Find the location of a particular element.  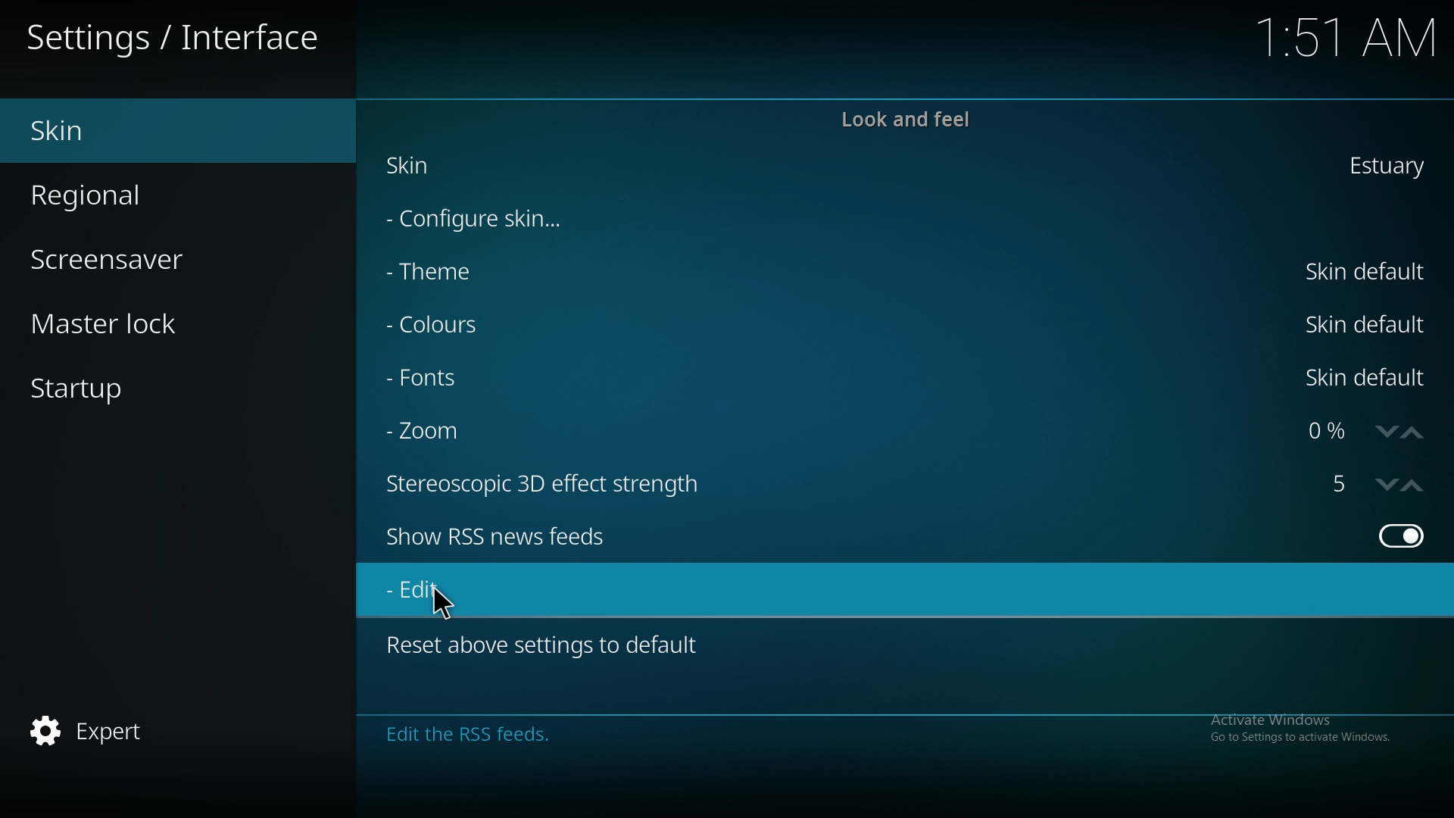

stereoscopic 3d effect strength is located at coordinates (1343, 484).